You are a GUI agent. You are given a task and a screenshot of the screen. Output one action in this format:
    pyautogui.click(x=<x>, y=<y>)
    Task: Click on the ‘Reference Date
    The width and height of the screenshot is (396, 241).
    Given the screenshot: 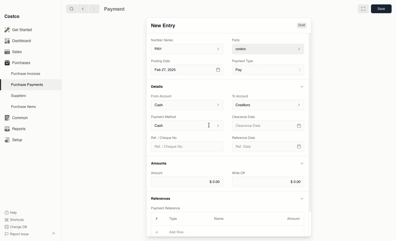 What is the action you would take?
    pyautogui.click(x=244, y=138)
    